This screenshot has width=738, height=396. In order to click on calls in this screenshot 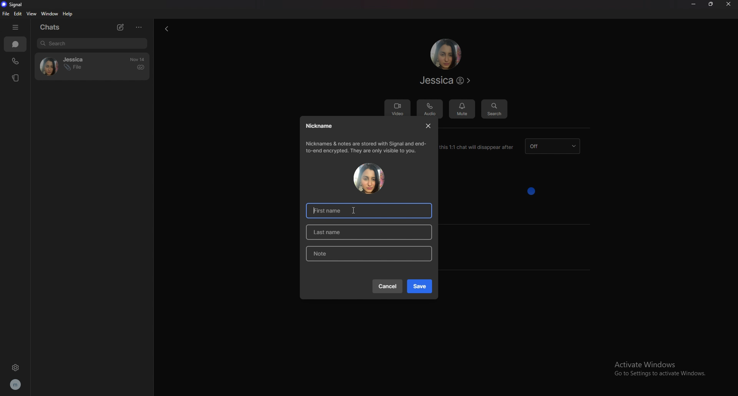, I will do `click(17, 60)`.